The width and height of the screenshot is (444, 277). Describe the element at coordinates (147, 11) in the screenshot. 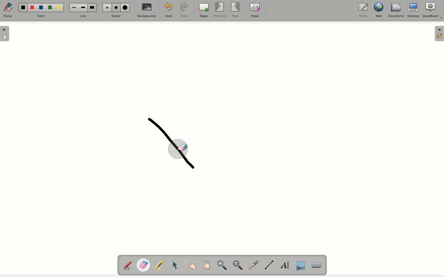

I see `Backgrounds` at that location.